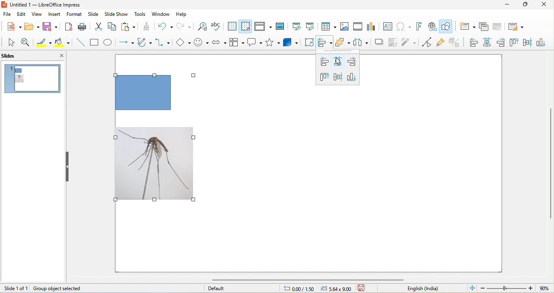  What do you see at coordinates (487, 43) in the screenshot?
I see `centred` at bounding box center [487, 43].